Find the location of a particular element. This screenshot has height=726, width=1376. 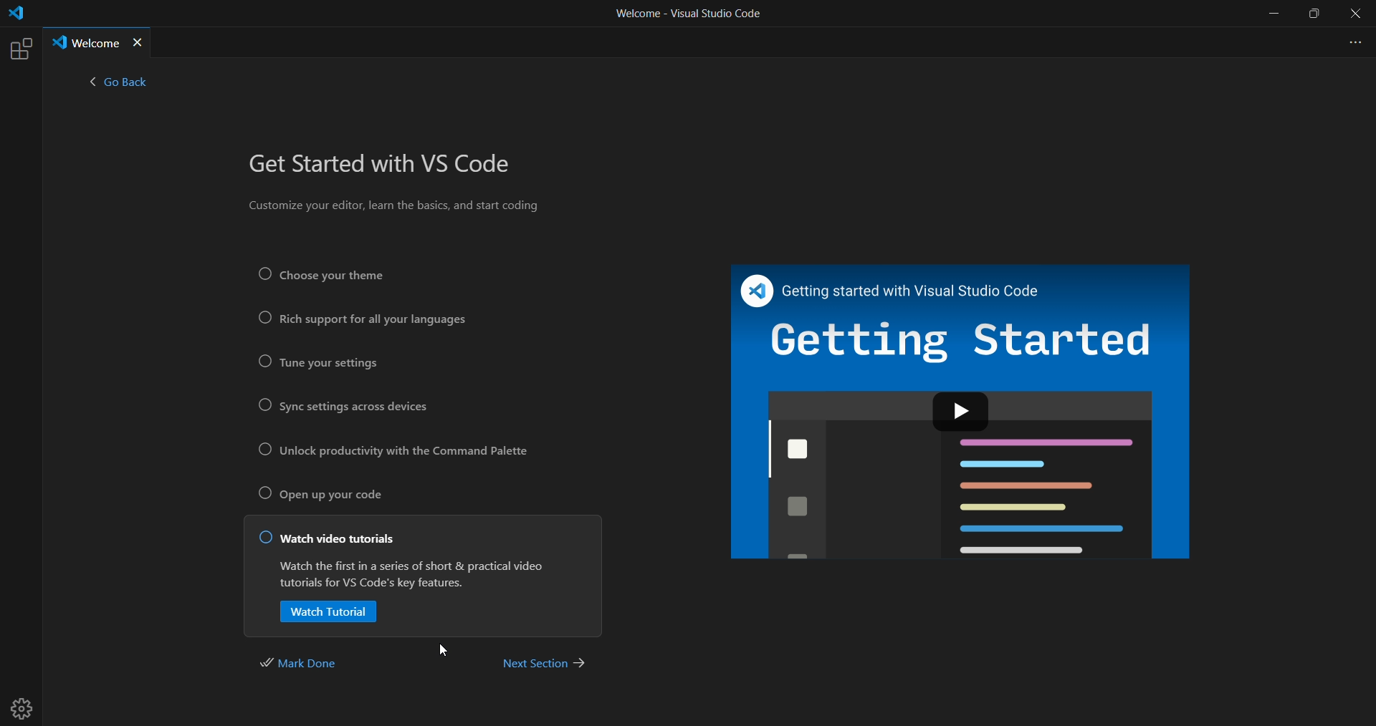

more is located at coordinates (1352, 41).